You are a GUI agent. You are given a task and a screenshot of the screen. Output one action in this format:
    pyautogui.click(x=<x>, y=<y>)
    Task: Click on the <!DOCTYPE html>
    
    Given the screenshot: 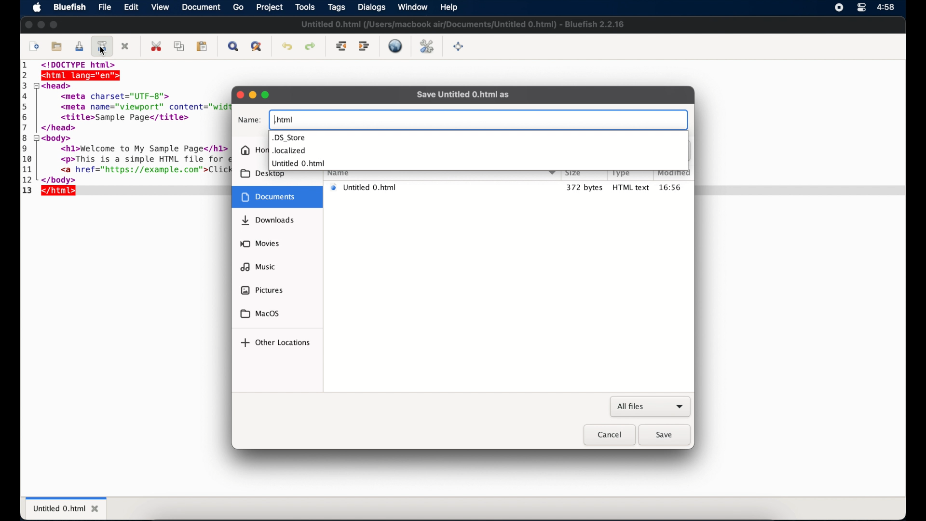 What is the action you would take?
    pyautogui.click(x=86, y=64)
    